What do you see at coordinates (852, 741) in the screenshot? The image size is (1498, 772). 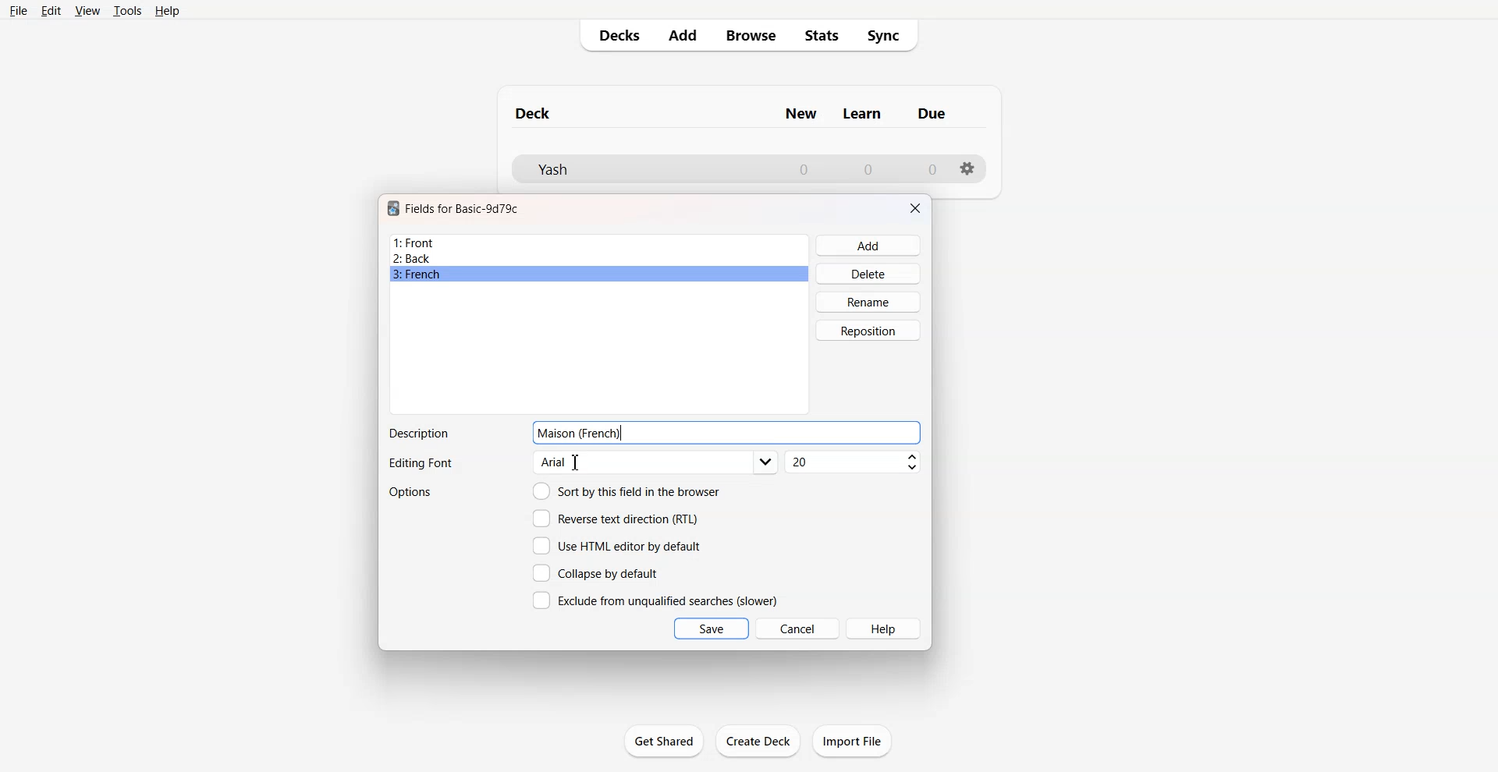 I see `Import File` at bounding box center [852, 741].